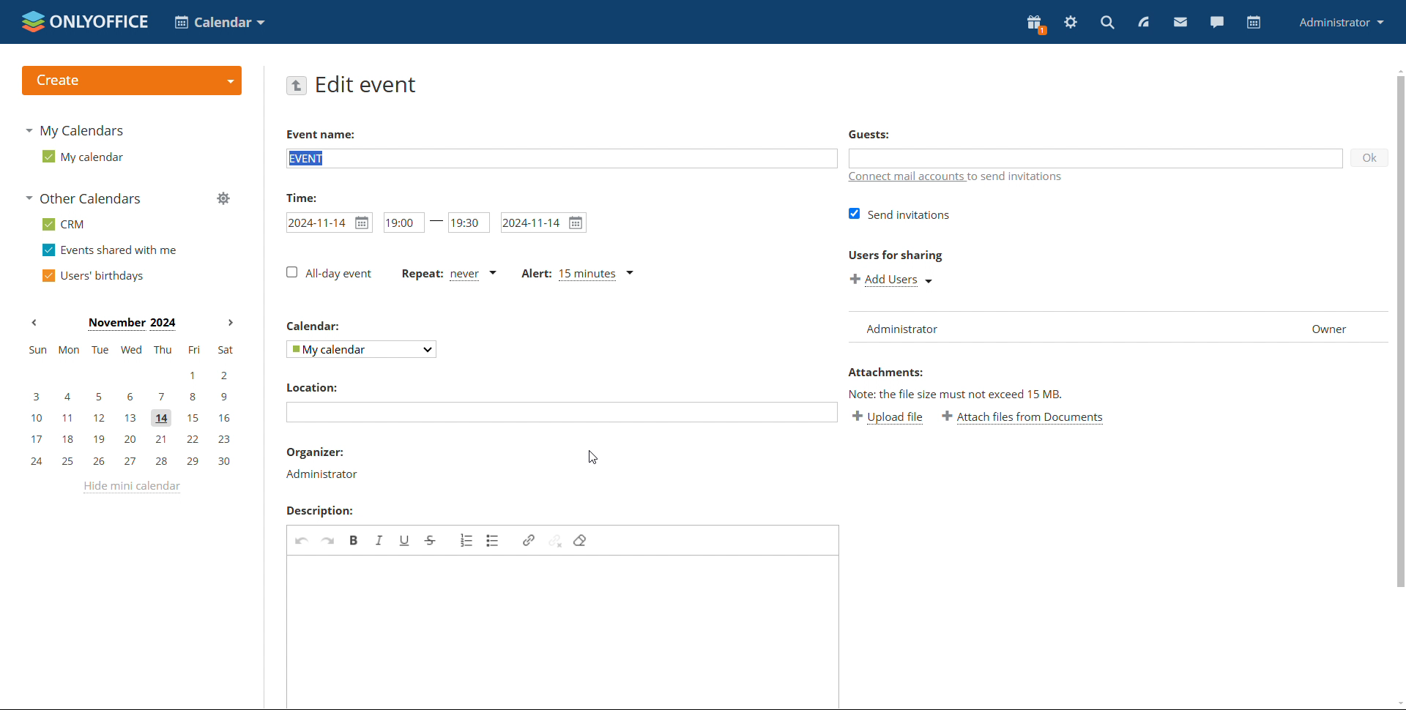 The height and width of the screenshot is (710, 1406). I want to click on crm, so click(63, 225).